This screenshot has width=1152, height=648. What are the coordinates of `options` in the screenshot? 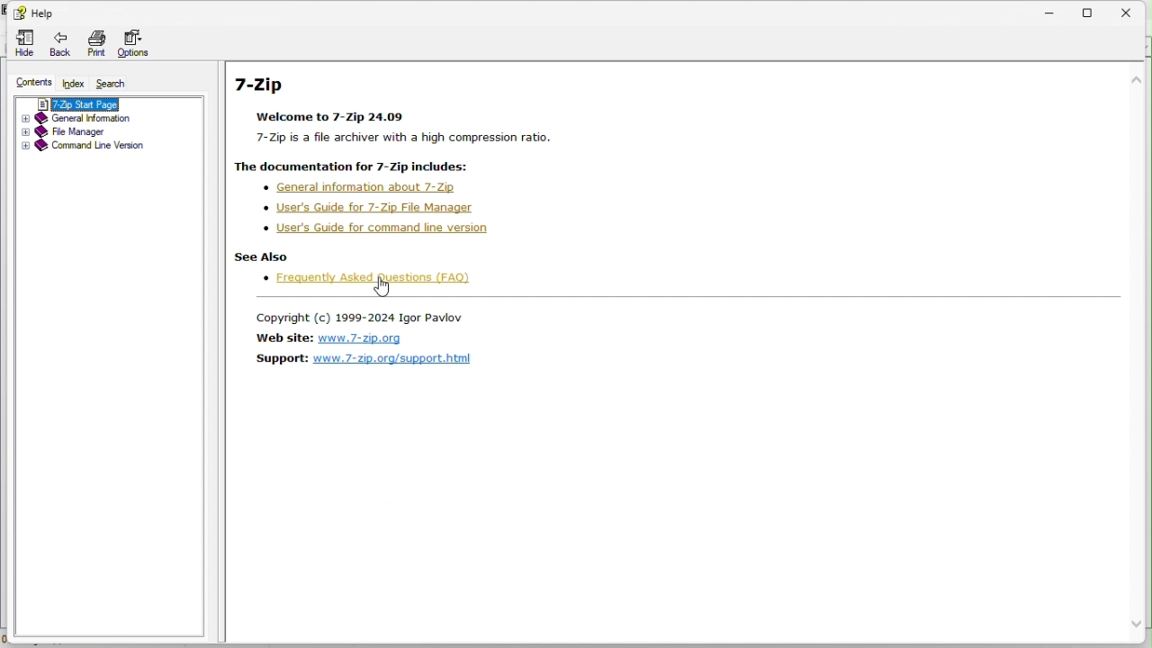 It's located at (137, 45).